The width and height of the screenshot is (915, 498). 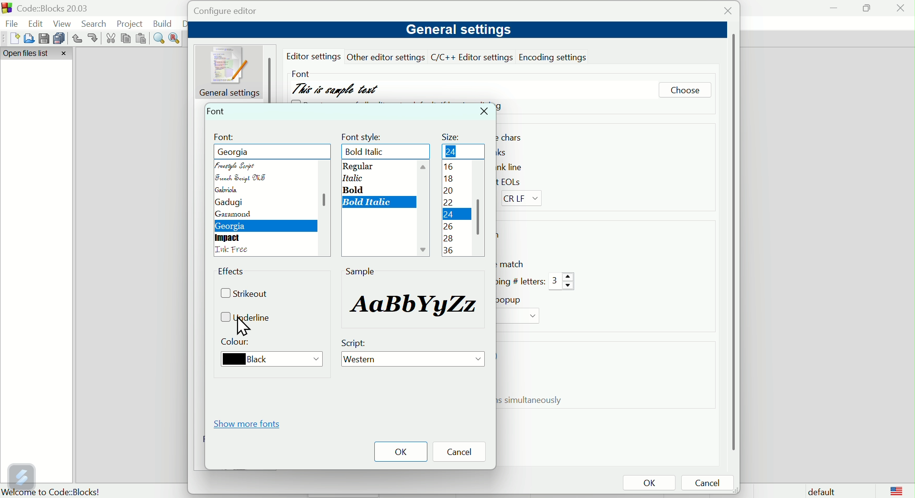 I want to click on simultaneously, so click(x=535, y=401).